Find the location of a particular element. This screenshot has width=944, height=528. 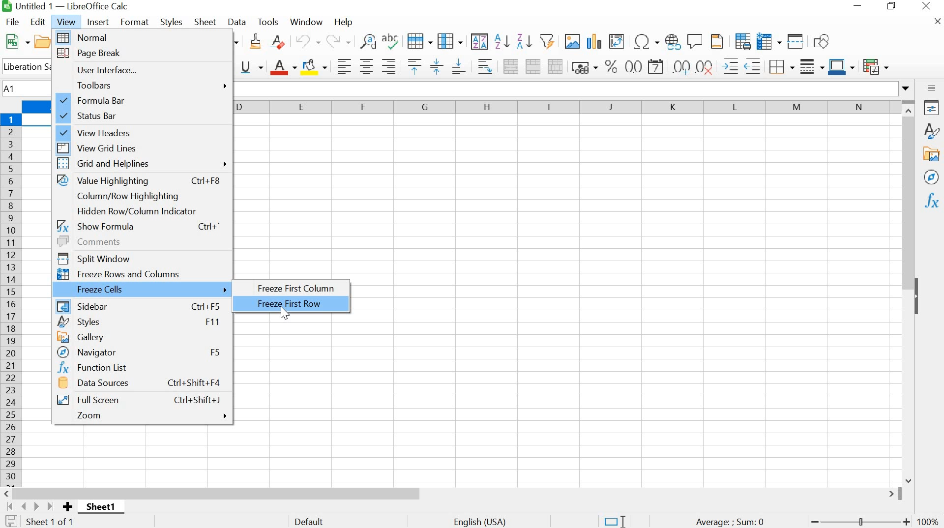

FORMULA is located at coordinates (731, 522).